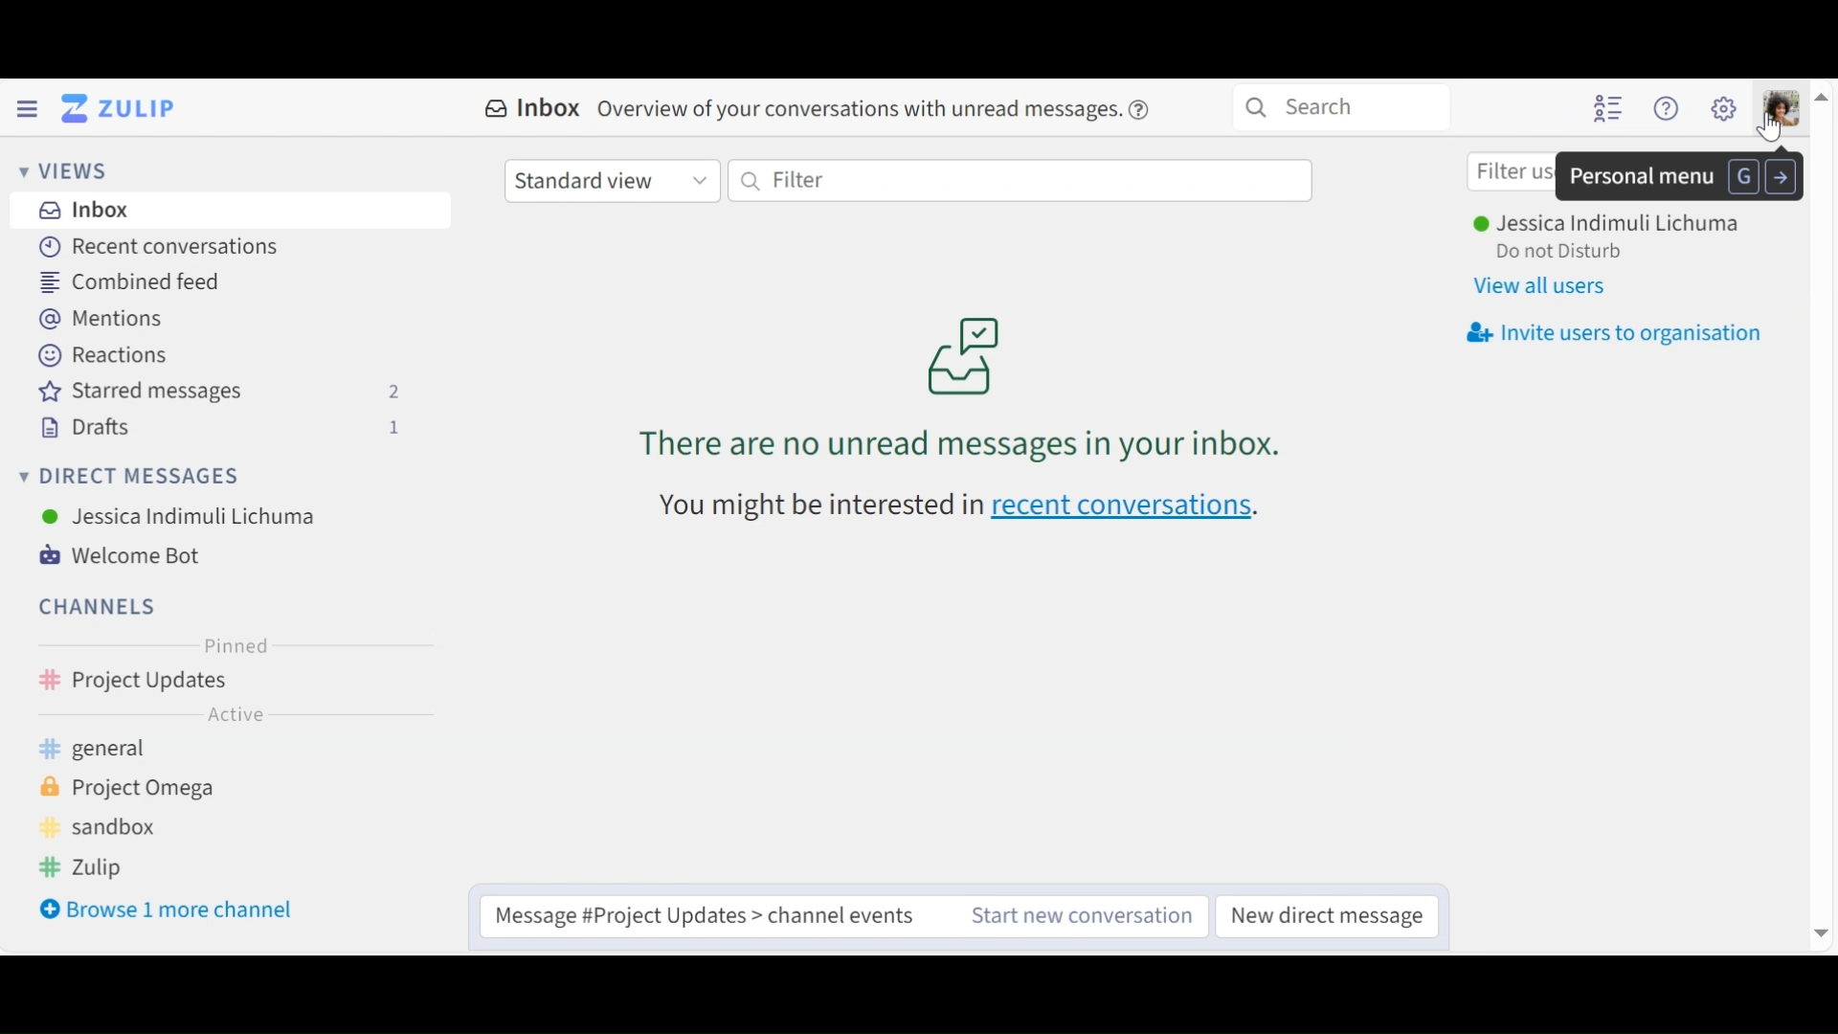 This screenshot has width=1838, height=1034. I want to click on Cursor, so click(1766, 126).